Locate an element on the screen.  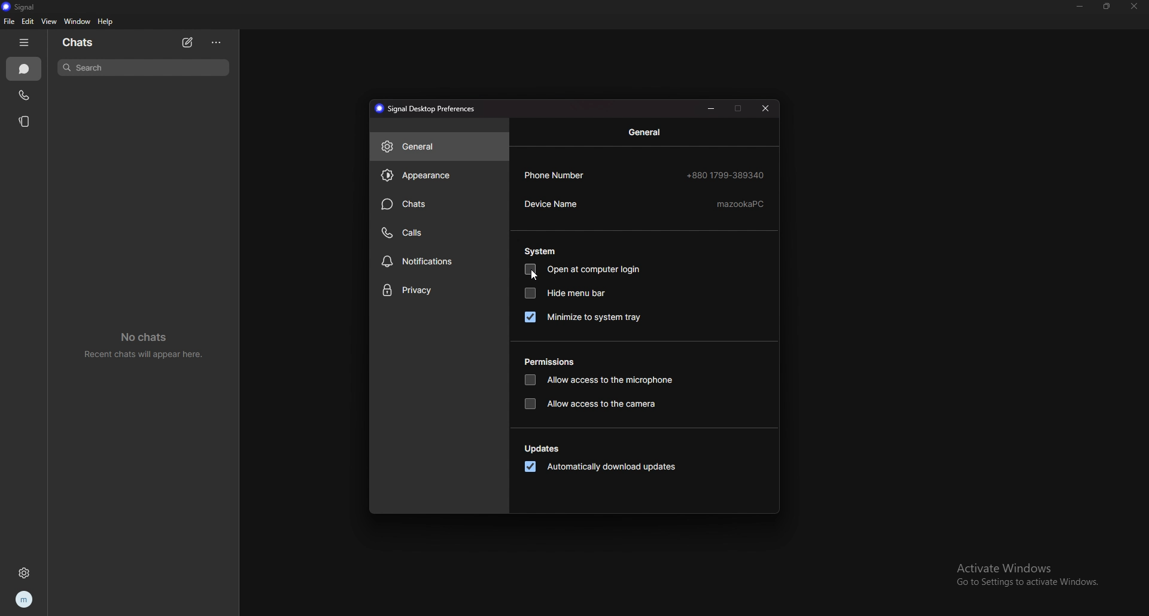
hide tab is located at coordinates (26, 42).